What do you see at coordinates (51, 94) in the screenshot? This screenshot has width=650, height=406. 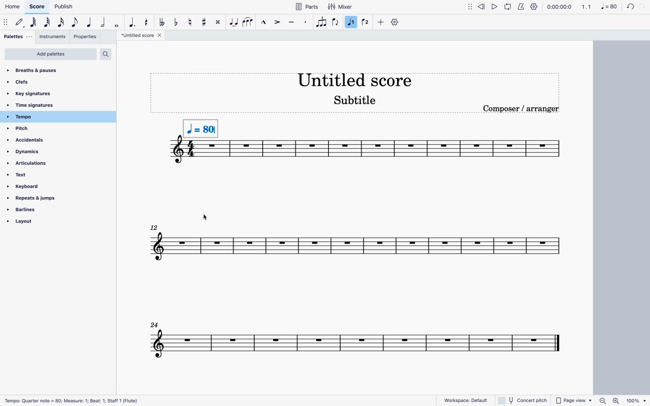 I see `key signatures` at bounding box center [51, 94].